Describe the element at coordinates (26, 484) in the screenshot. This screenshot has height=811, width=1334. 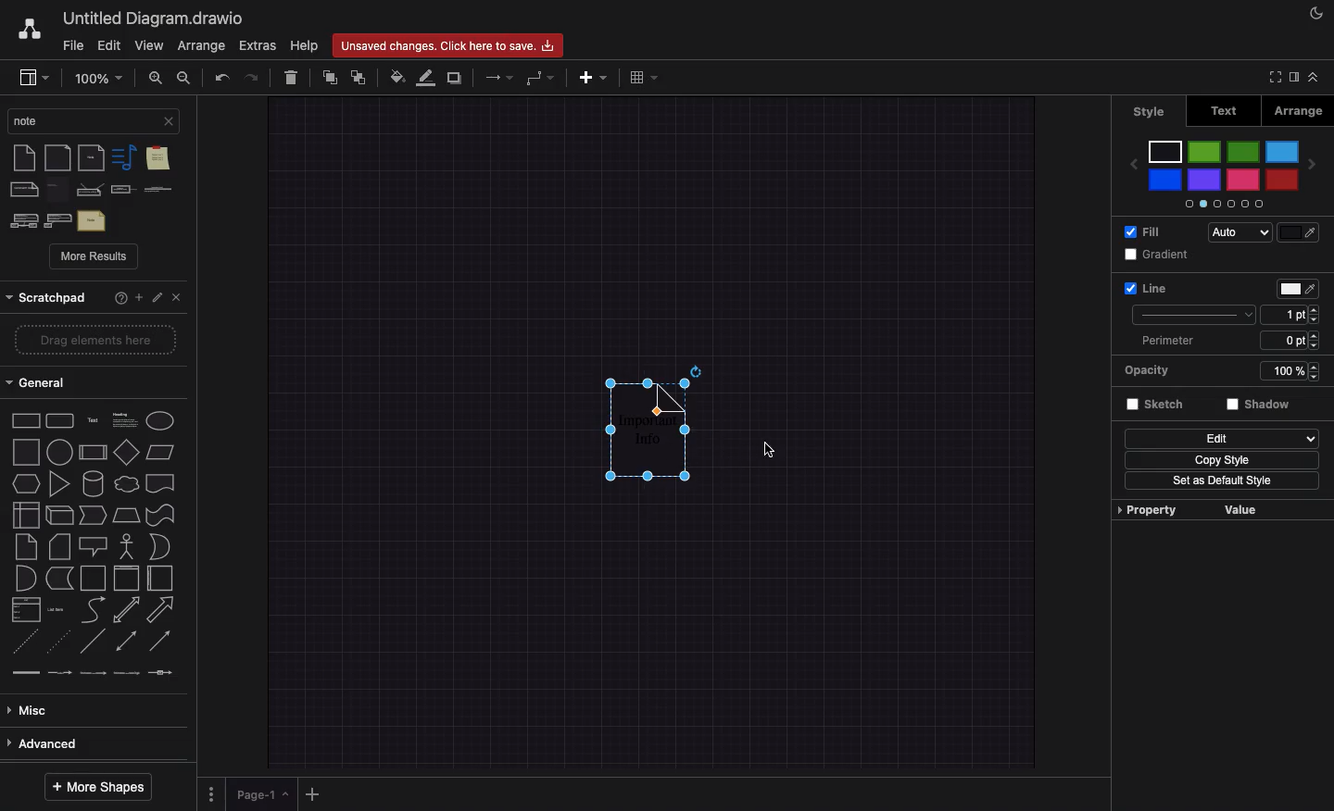
I see `hexagon` at that location.